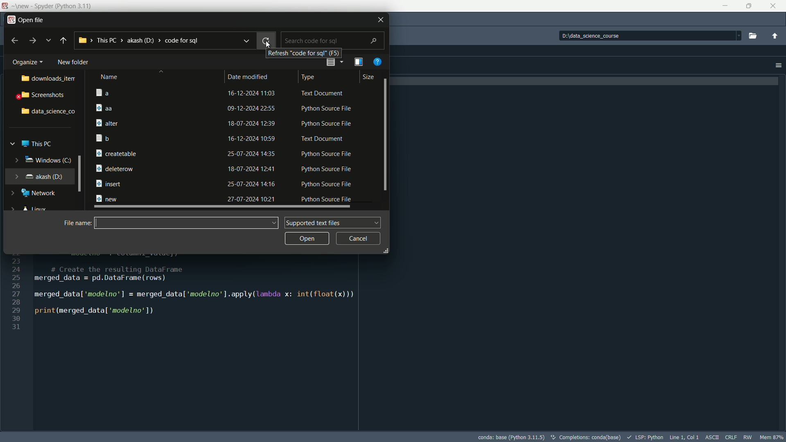 The width and height of the screenshot is (786, 442). Describe the element at coordinates (776, 37) in the screenshot. I see `change to parent directory` at that location.